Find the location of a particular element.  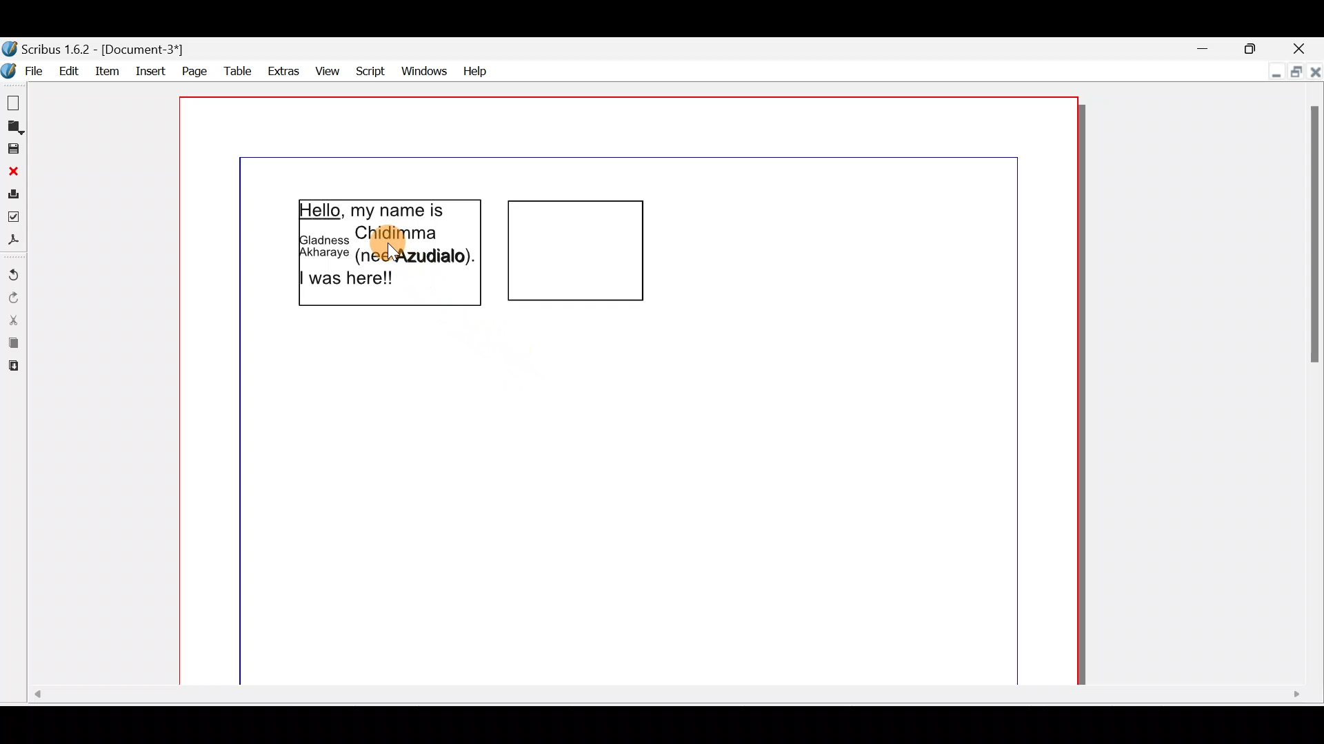

Maximise is located at coordinates (1253, 46).